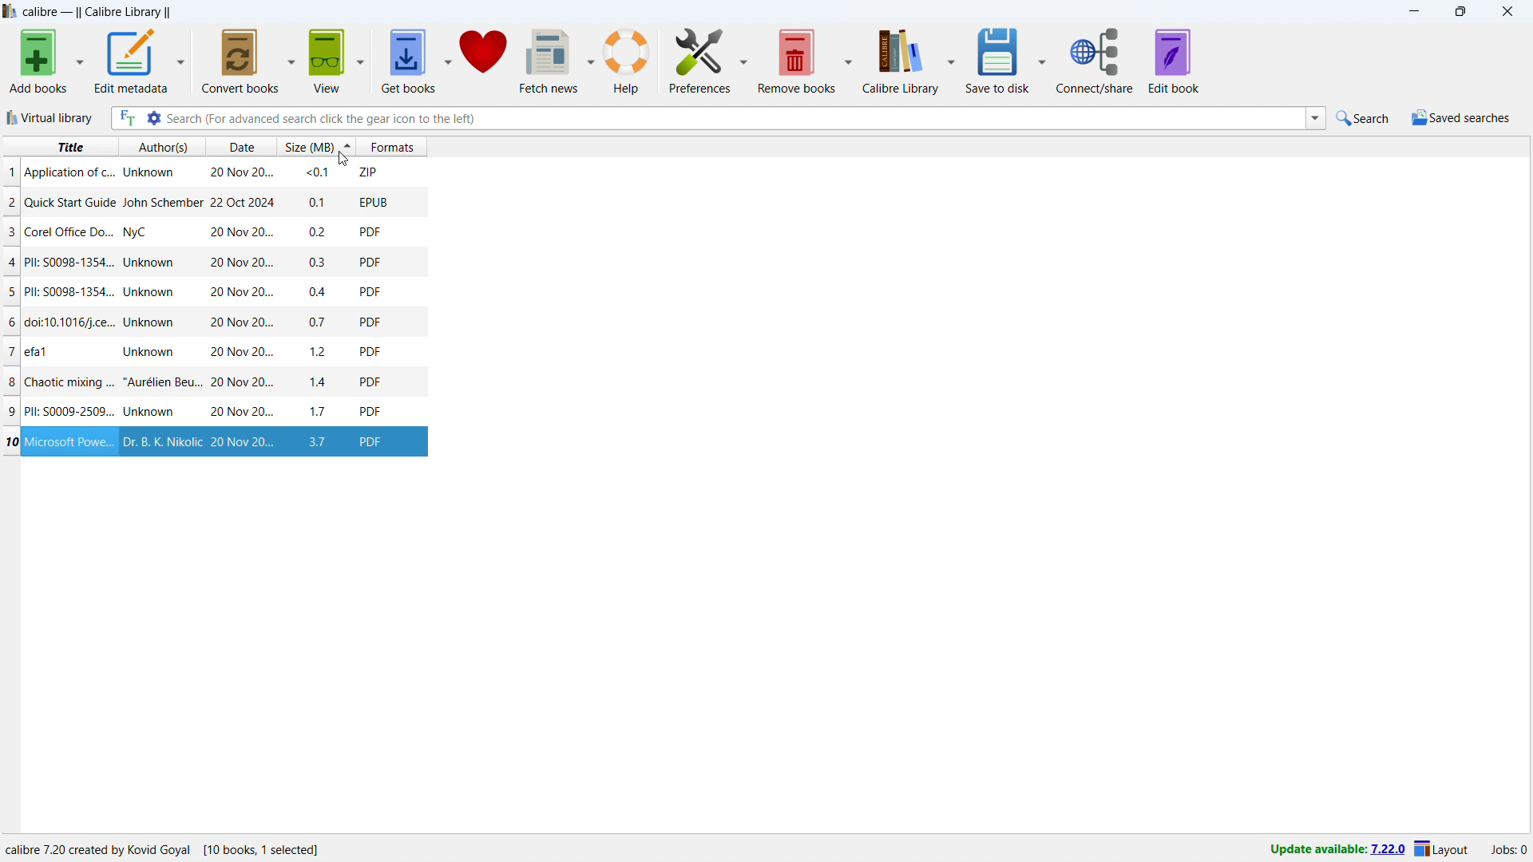 The width and height of the screenshot is (1533, 862). What do you see at coordinates (162, 322) in the screenshot?
I see `author` at bounding box center [162, 322].